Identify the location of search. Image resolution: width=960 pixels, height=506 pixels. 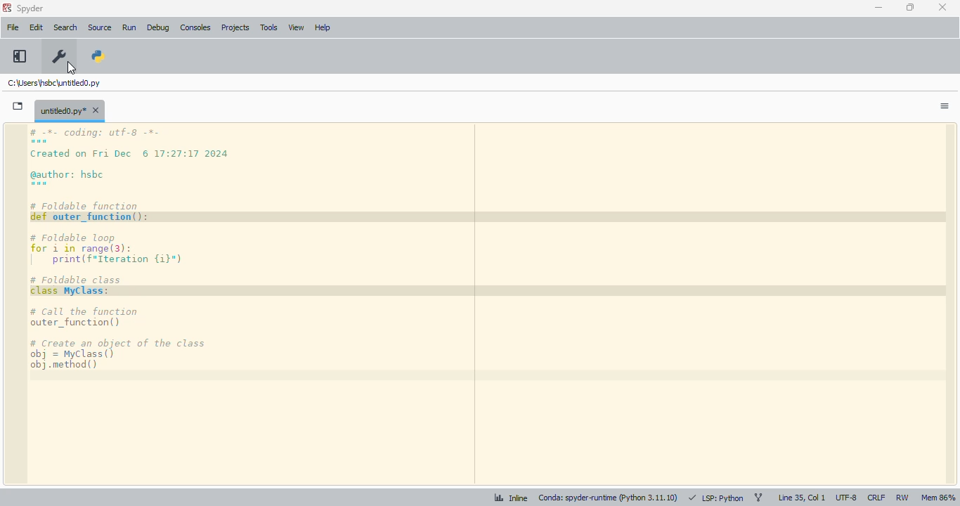
(65, 27).